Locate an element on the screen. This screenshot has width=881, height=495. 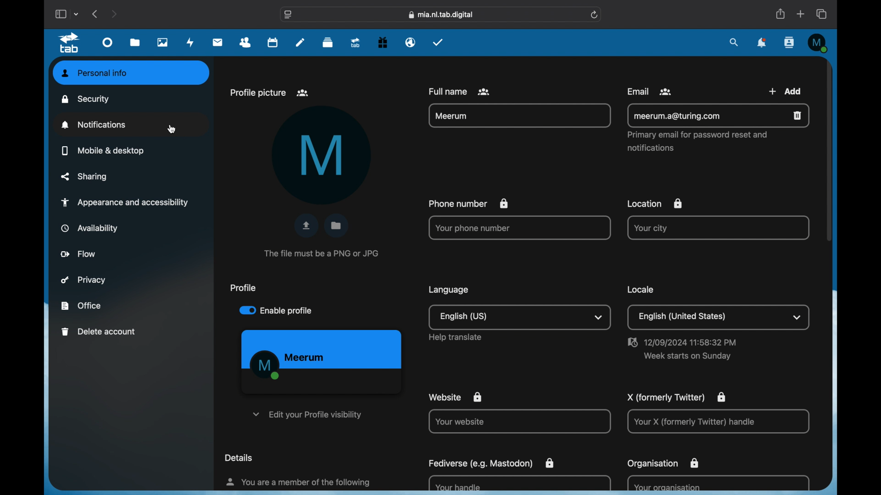
your handle is located at coordinates (458, 487).